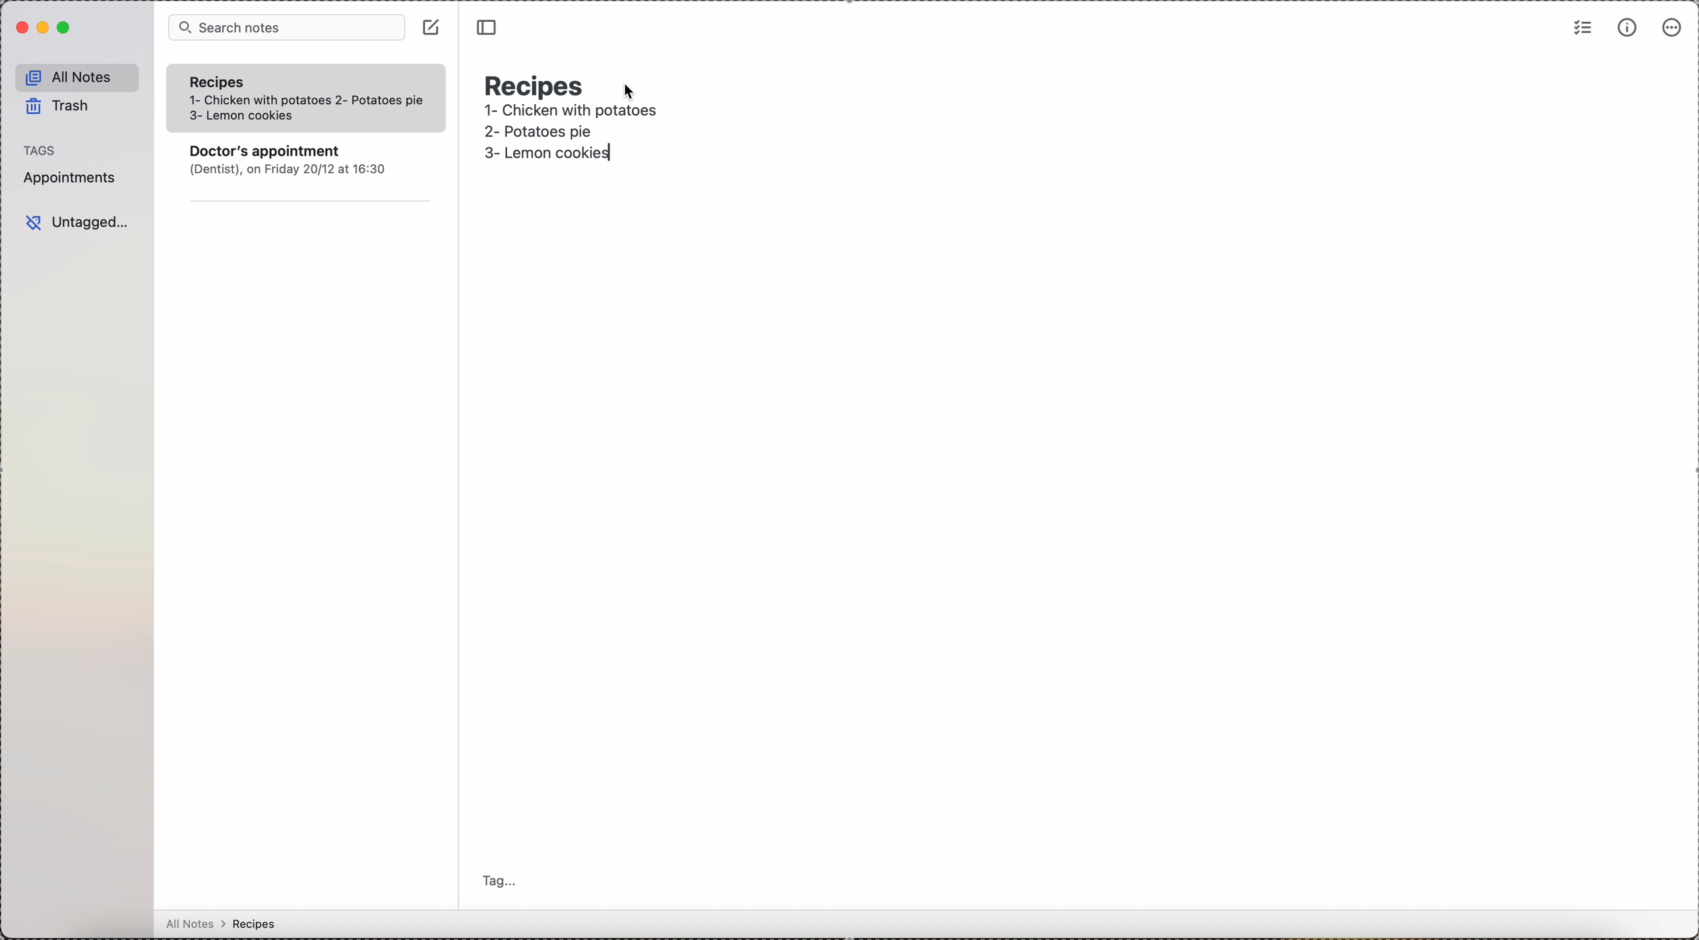 The image size is (1699, 940). What do you see at coordinates (286, 28) in the screenshot?
I see `search bar` at bounding box center [286, 28].